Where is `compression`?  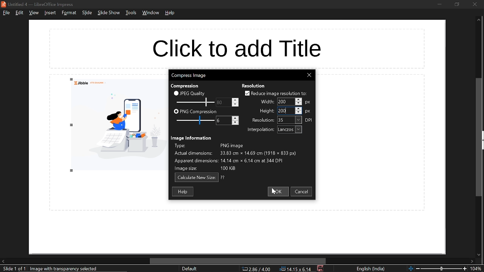
compression is located at coordinates (184, 86).